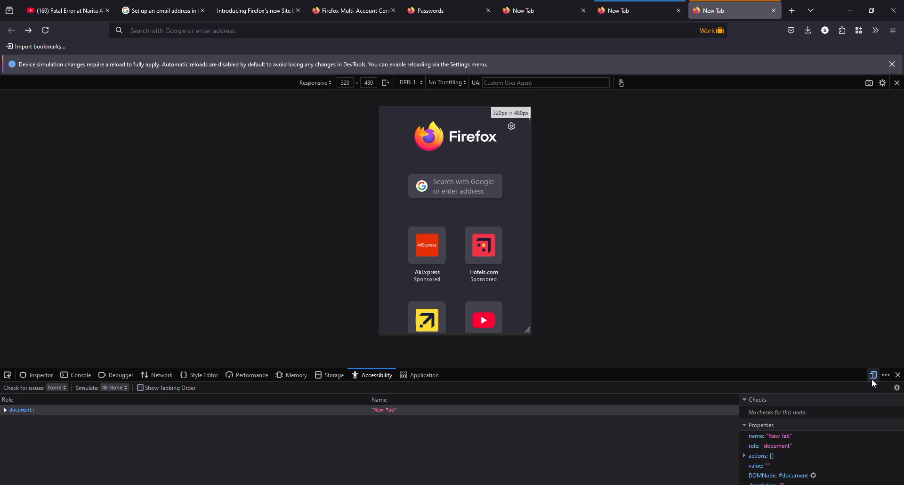  What do you see at coordinates (23, 387) in the screenshot?
I see `check for issues` at bounding box center [23, 387].